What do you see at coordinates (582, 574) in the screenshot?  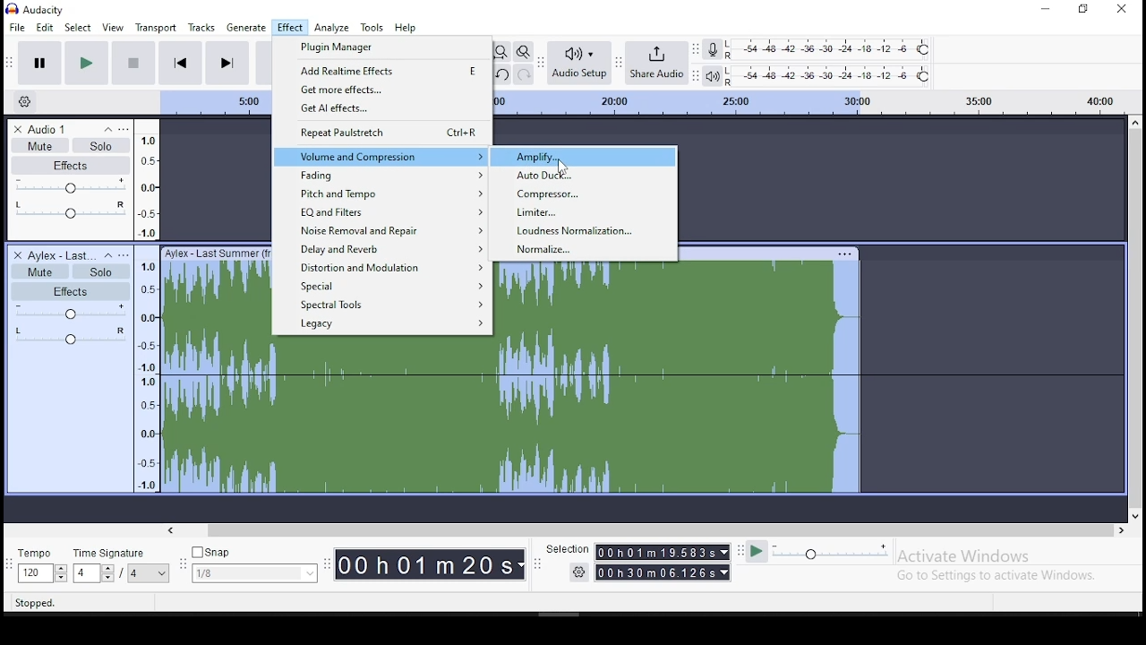 I see `settings` at bounding box center [582, 574].